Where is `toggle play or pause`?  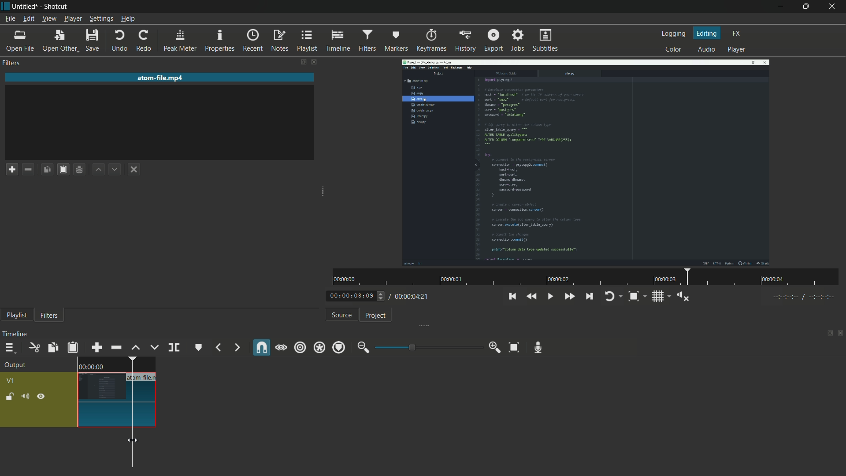 toggle play or pause is located at coordinates (550, 297).